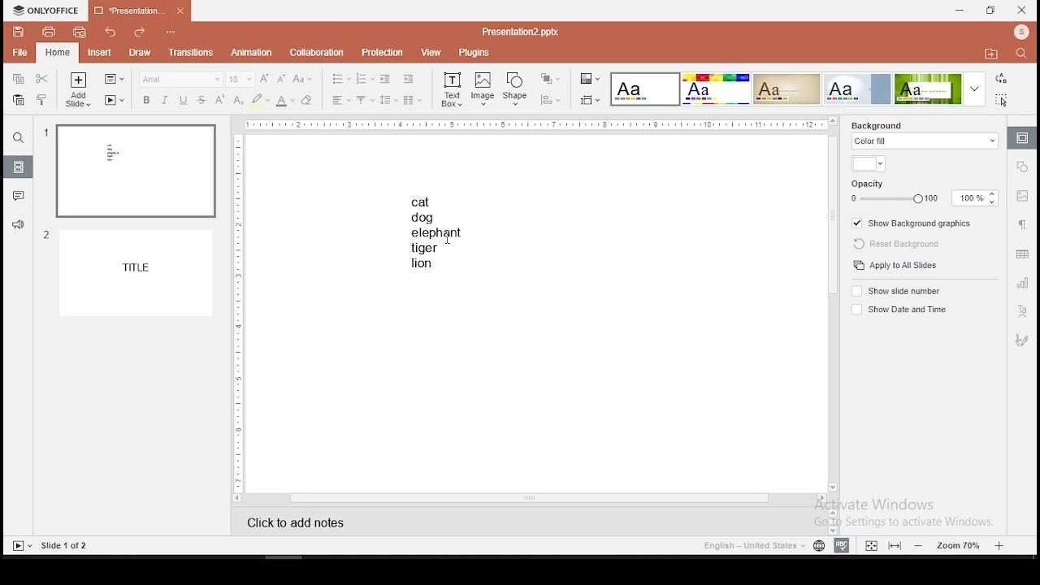 The width and height of the screenshot is (1040, 585). I want to click on fit to slide, so click(894, 545).